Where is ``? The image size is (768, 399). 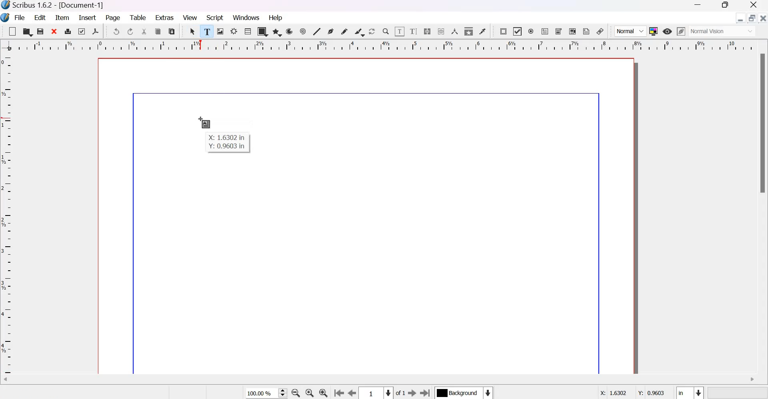  is located at coordinates (372, 31).